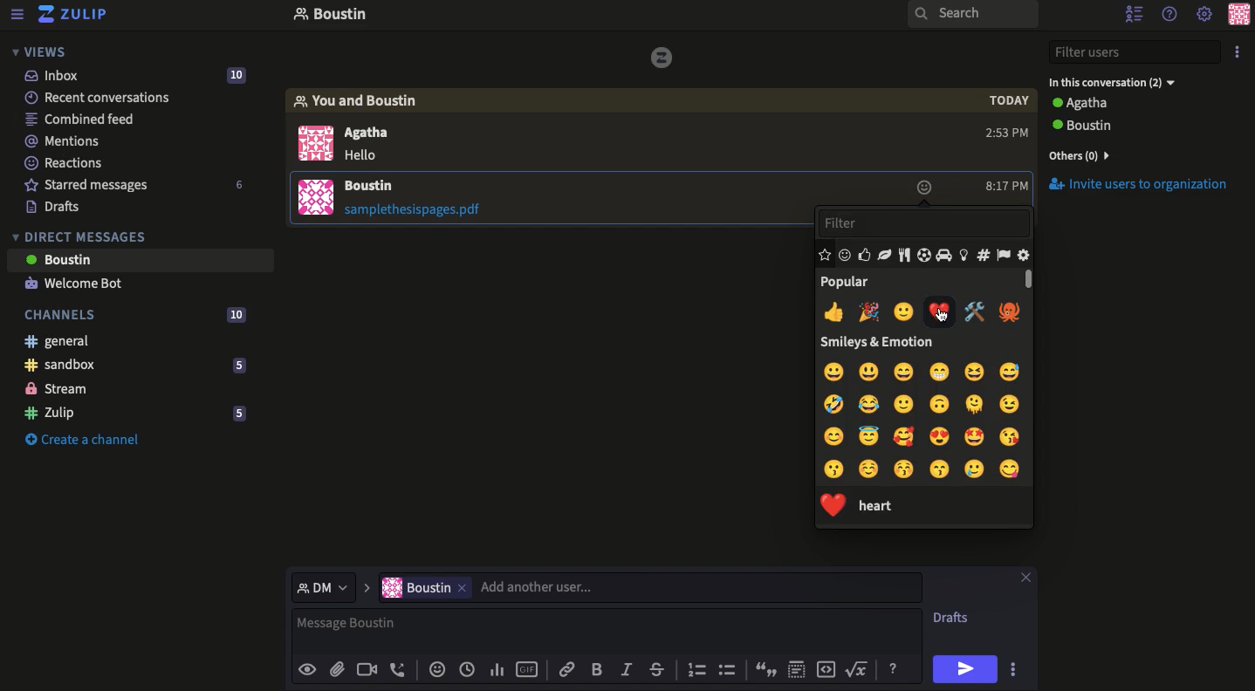 Image resolution: width=1255 pixels, height=691 pixels. What do you see at coordinates (365, 668) in the screenshot?
I see `Video` at bounding box center [365, 668].